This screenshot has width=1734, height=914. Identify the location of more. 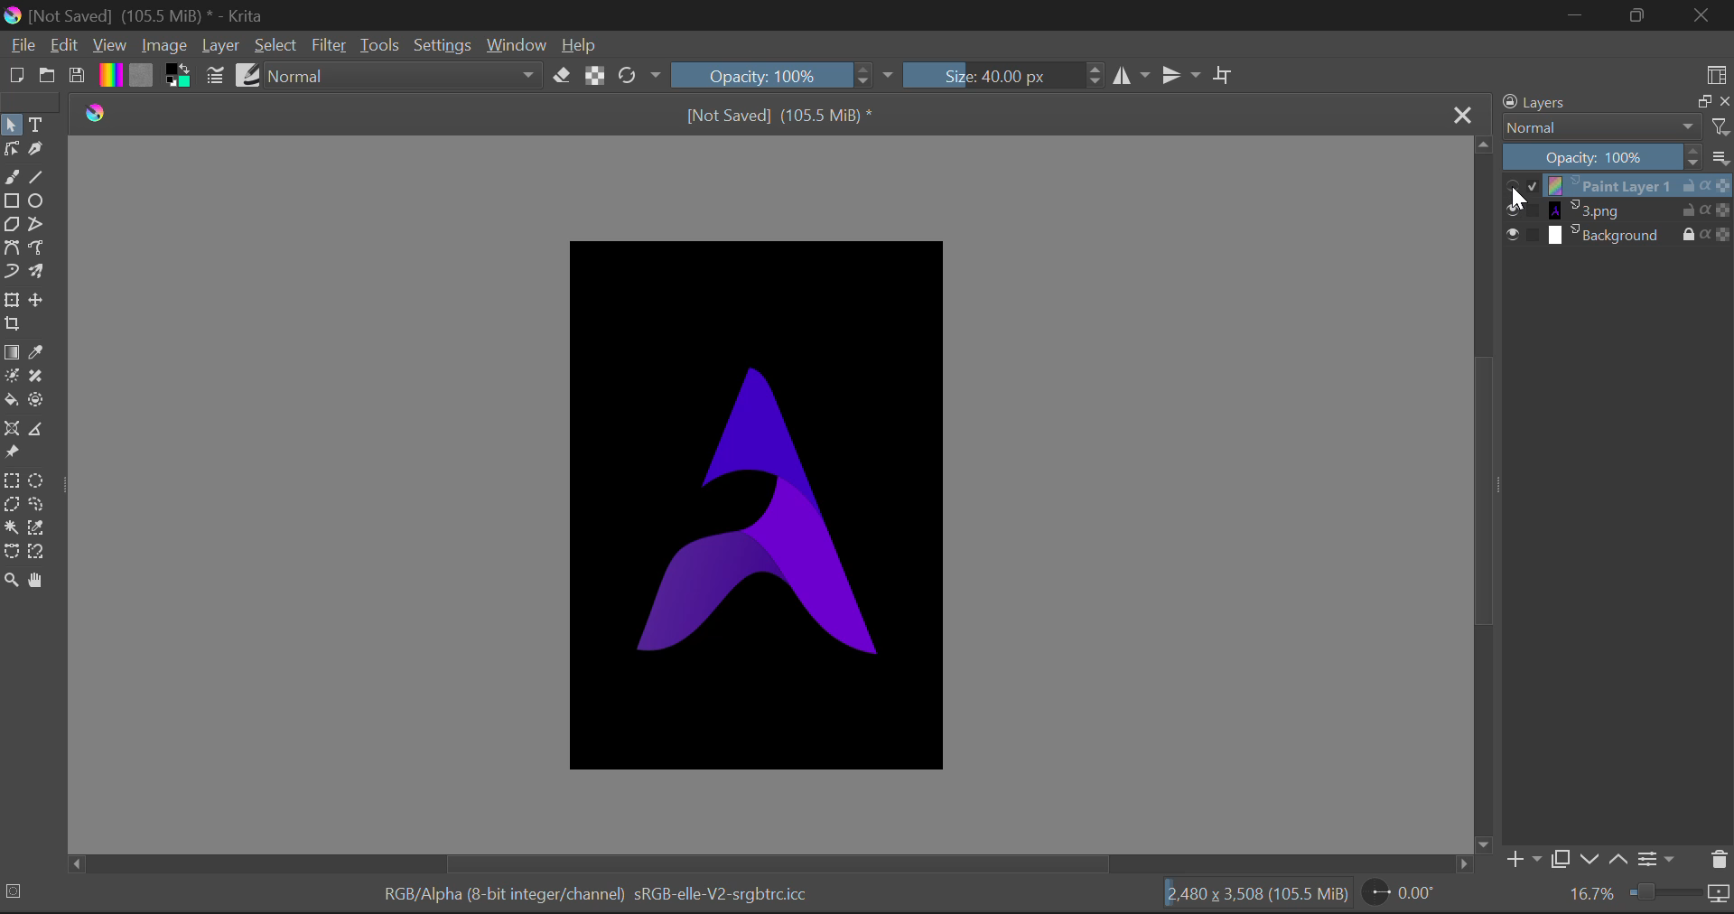
(1720, 158).